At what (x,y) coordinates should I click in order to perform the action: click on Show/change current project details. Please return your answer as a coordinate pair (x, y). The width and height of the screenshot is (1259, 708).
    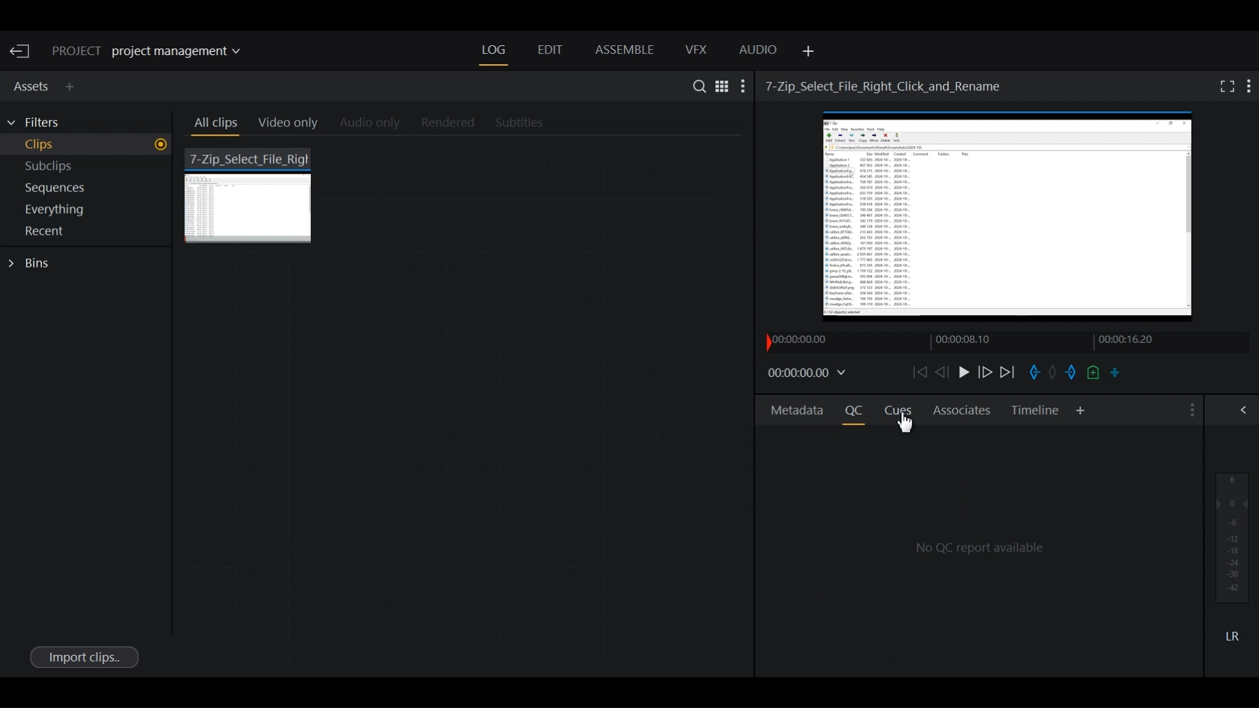
    Looking at the image, I should click on (156, 52).